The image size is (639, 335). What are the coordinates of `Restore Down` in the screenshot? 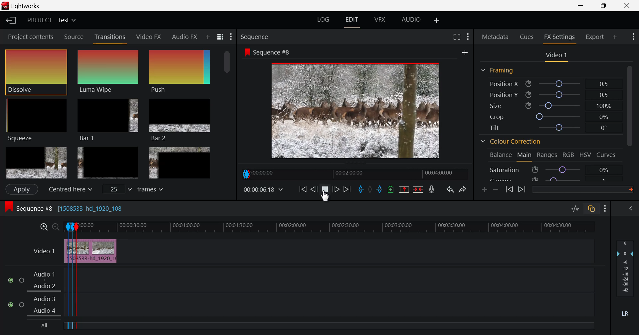 It's located at (582, 6).